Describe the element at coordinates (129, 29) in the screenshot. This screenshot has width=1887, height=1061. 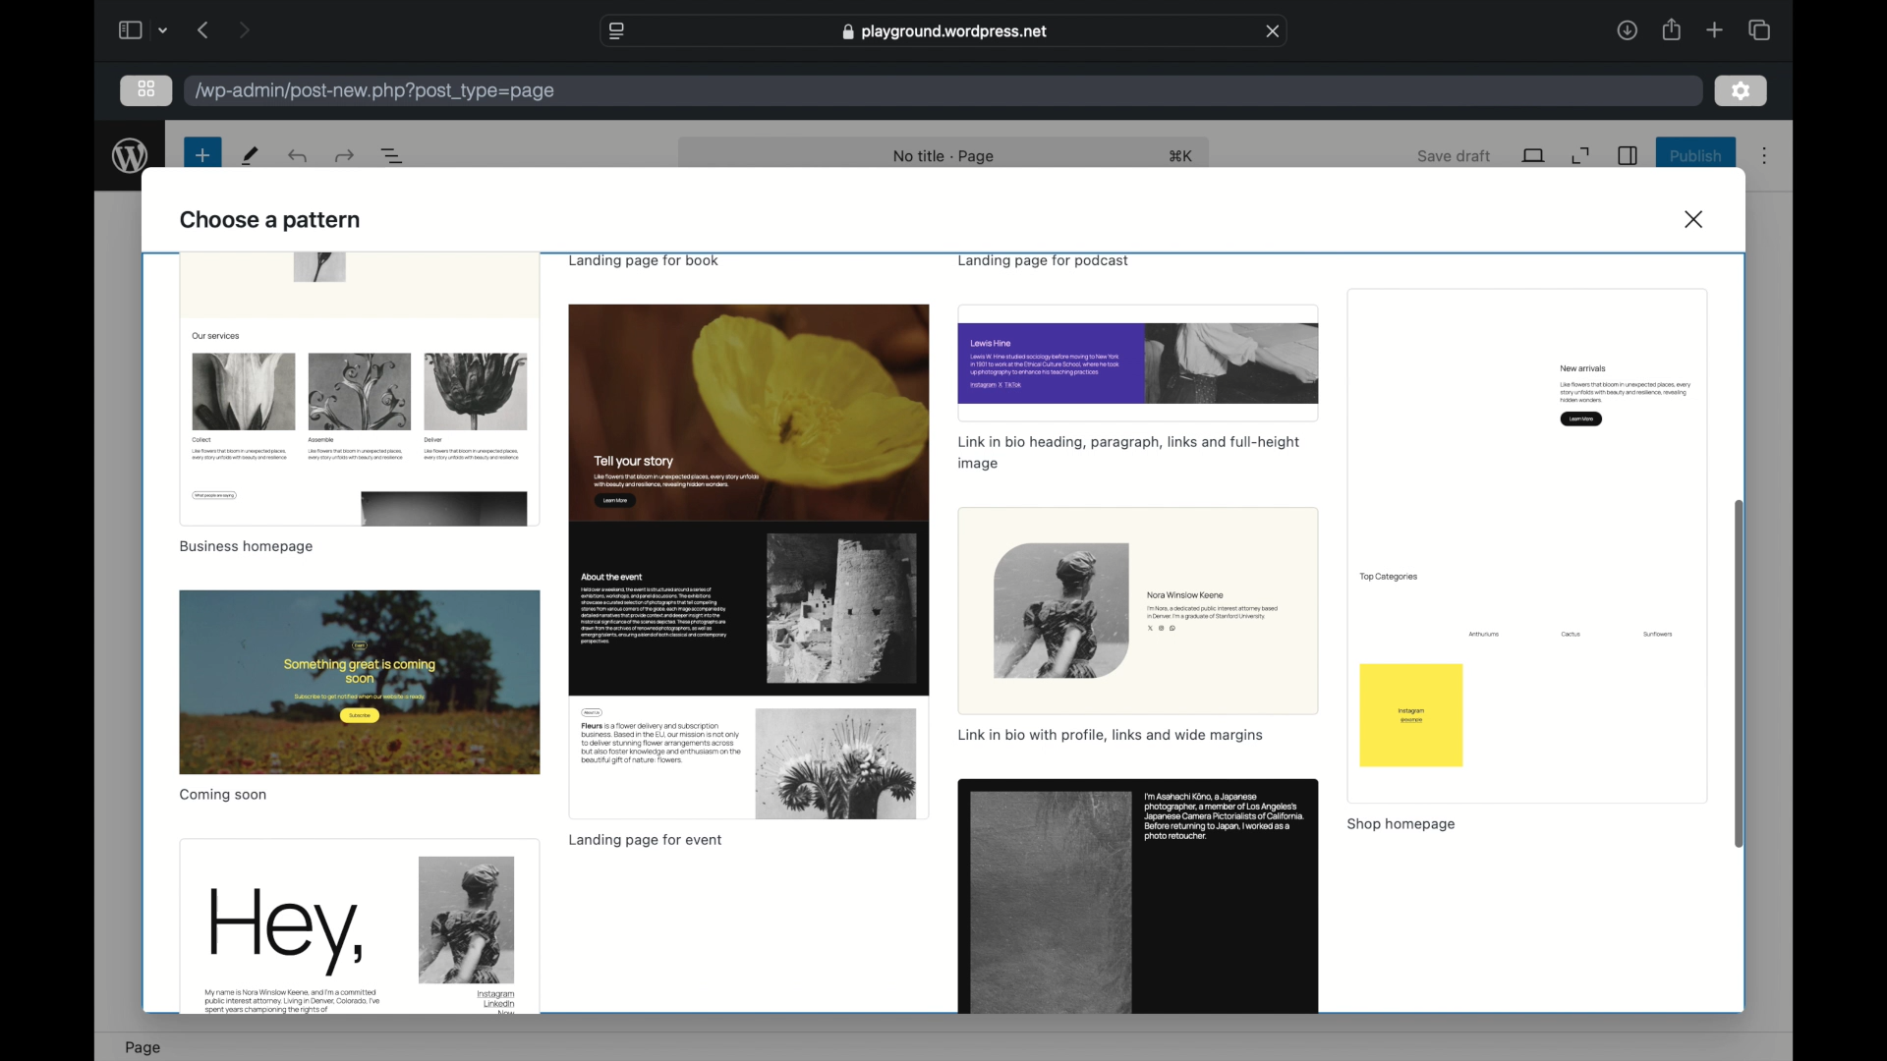
I see `sidebar` at that location.